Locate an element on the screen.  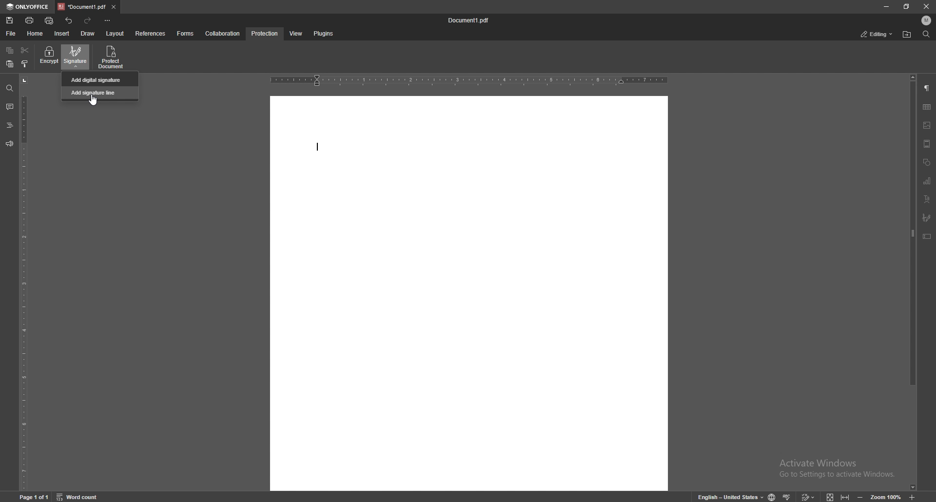
protect document is located at coordinates (112, 57).